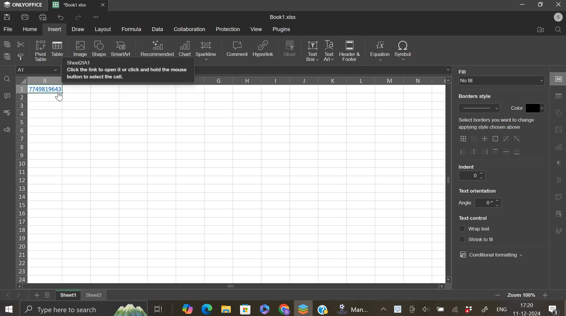  I want to click on find, so click(557, 30).